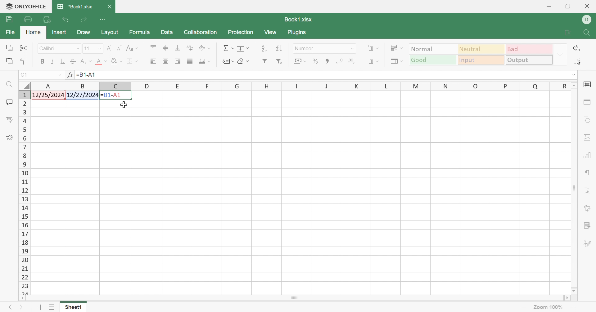 The height and width of the screenshot is (312, 596). What do you see at coordinates (73, 61) in the screenshot?
I see `Strikethrough` at bounding box center [73, 61].